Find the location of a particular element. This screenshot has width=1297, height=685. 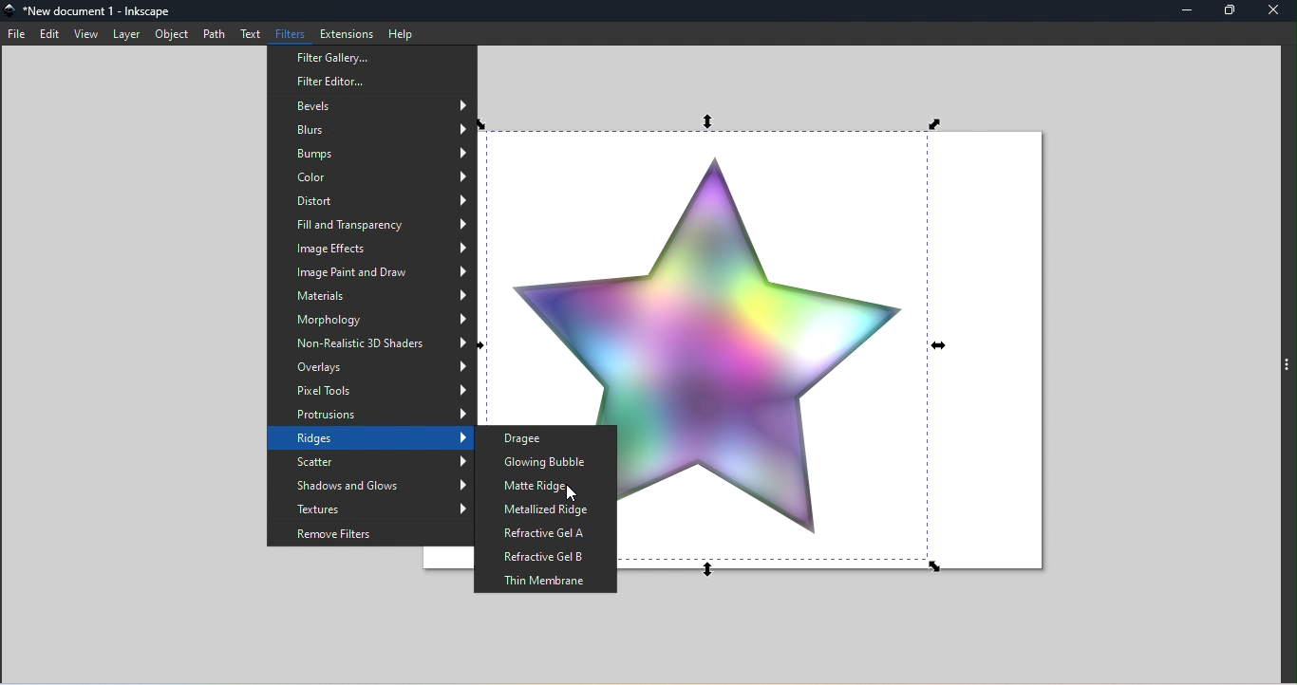

Refractive gel B is located at coordinates (548, 557).